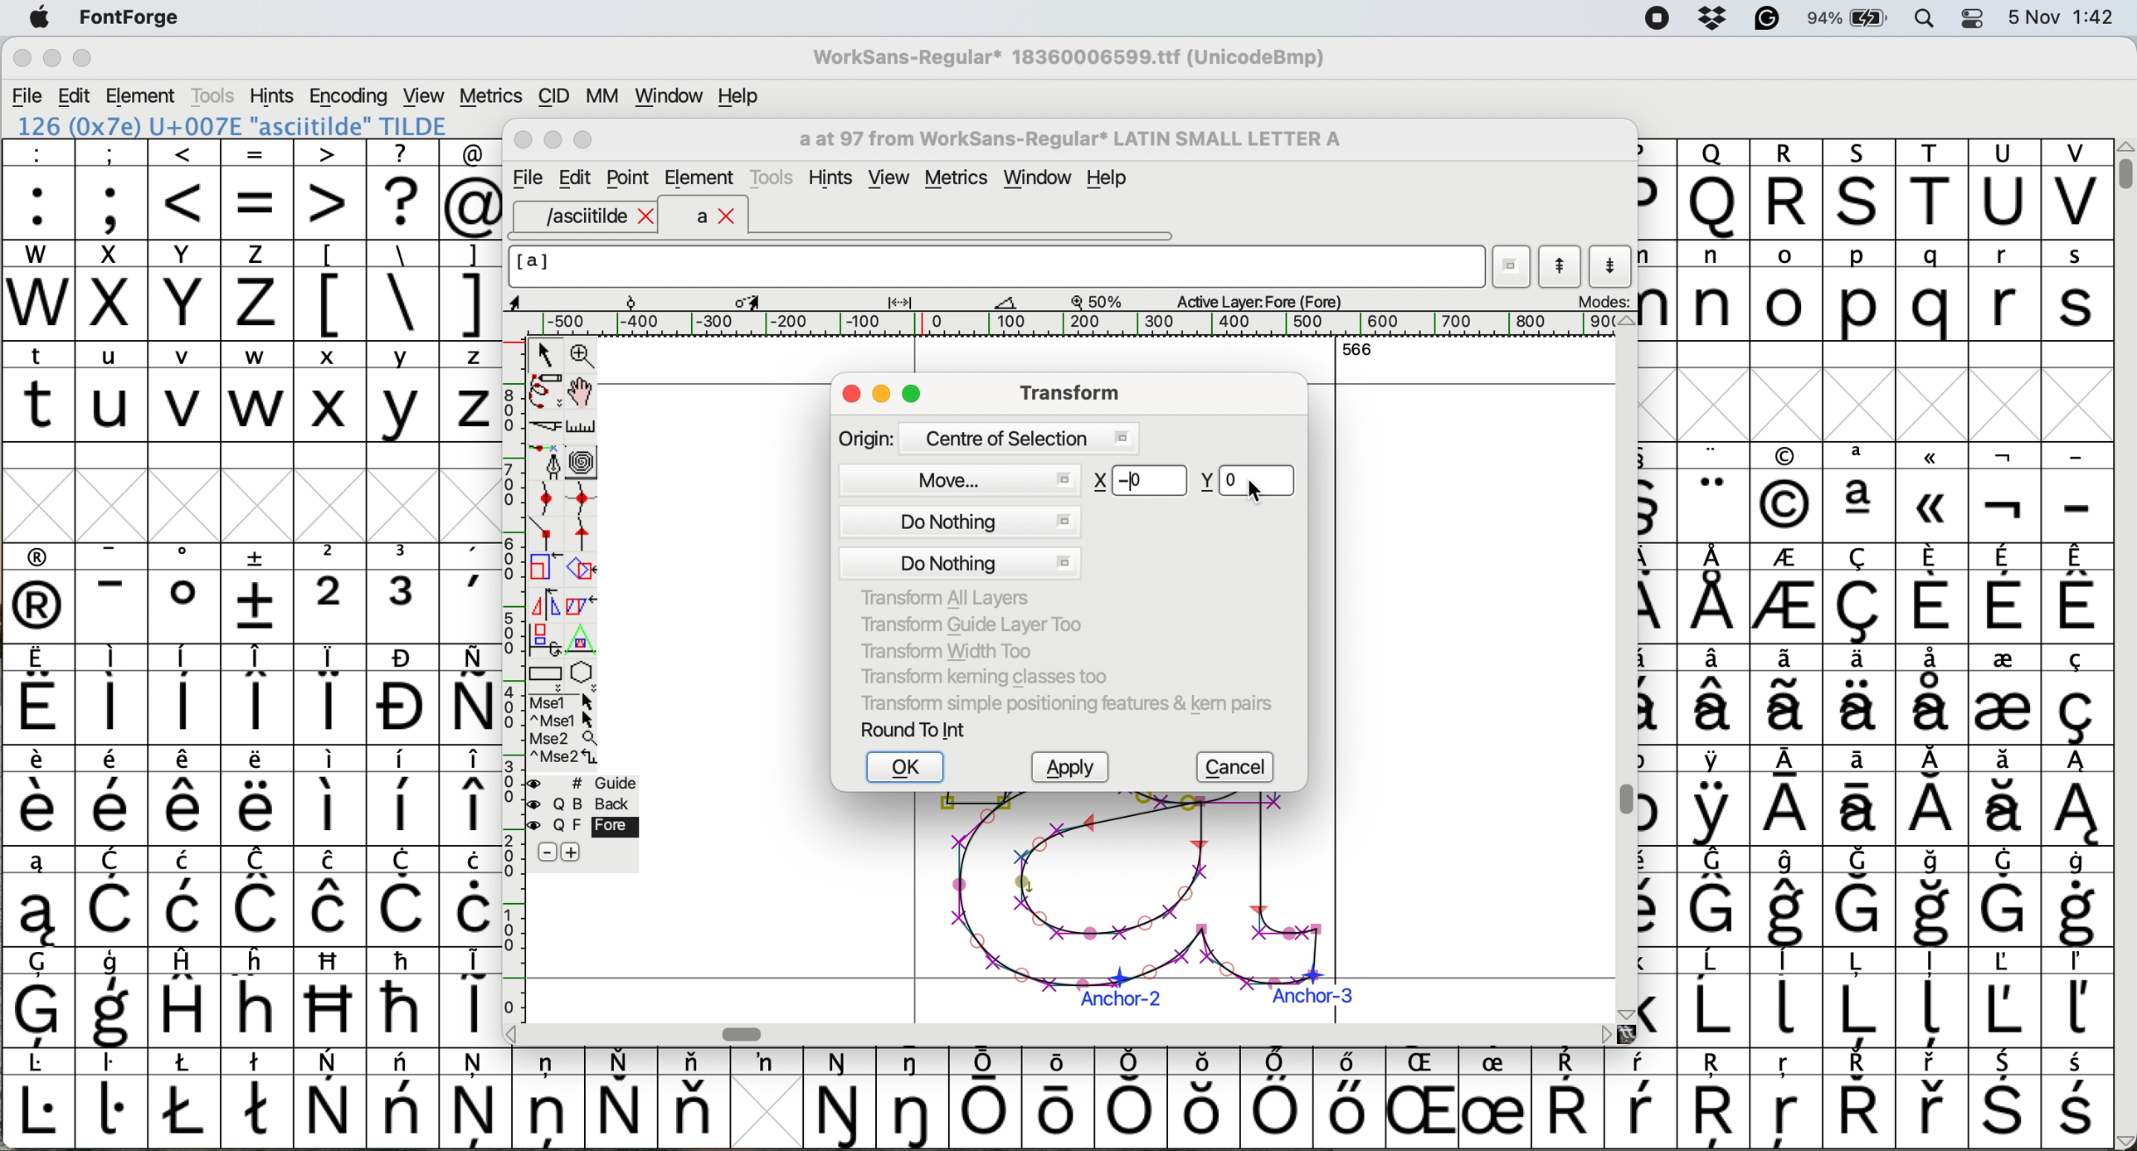  I want to click on v, so click(185, 394).